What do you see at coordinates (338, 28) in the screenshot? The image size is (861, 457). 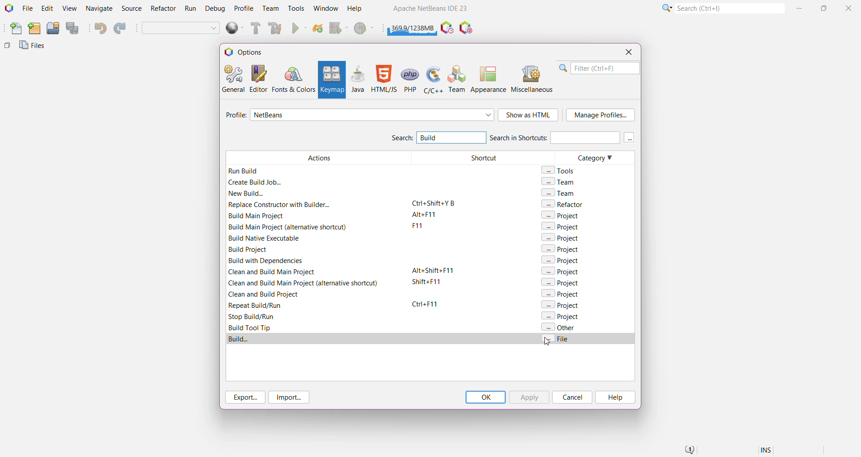 I see `Debug Main Project` at bounding box center [338, 28].